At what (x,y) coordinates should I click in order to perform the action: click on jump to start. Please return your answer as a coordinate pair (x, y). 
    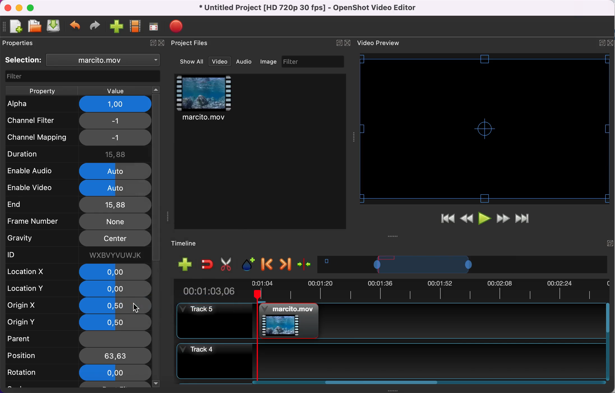
    Looking at the image, I should click on (447, 220).